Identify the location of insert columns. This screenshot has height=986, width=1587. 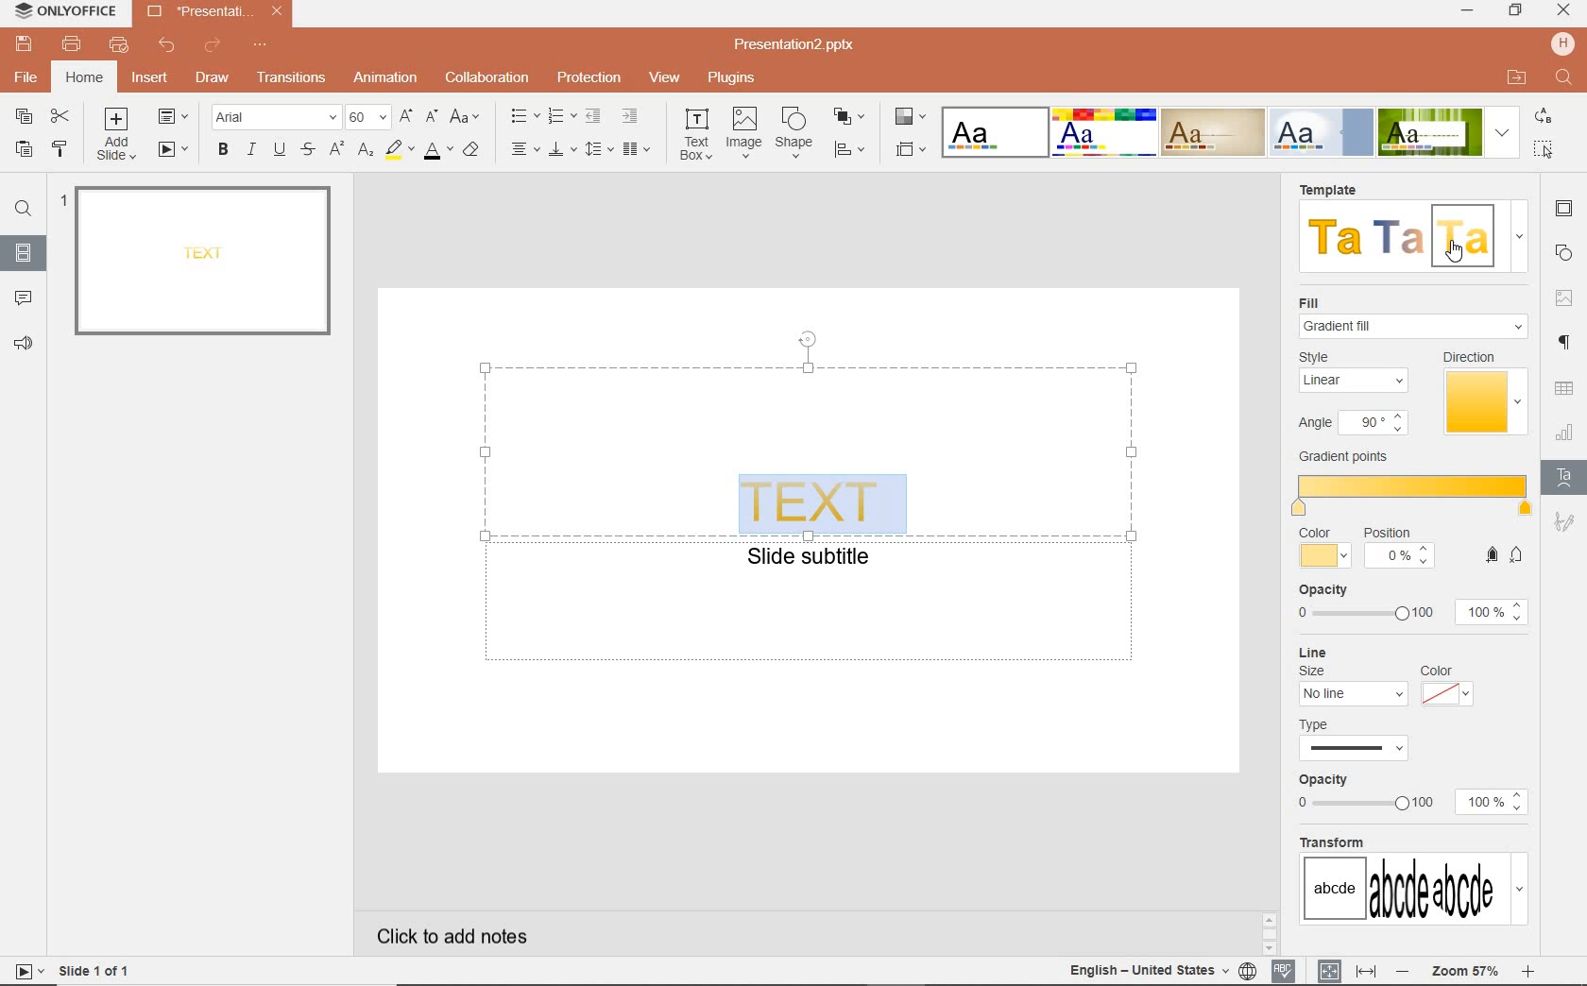
(639, 148).